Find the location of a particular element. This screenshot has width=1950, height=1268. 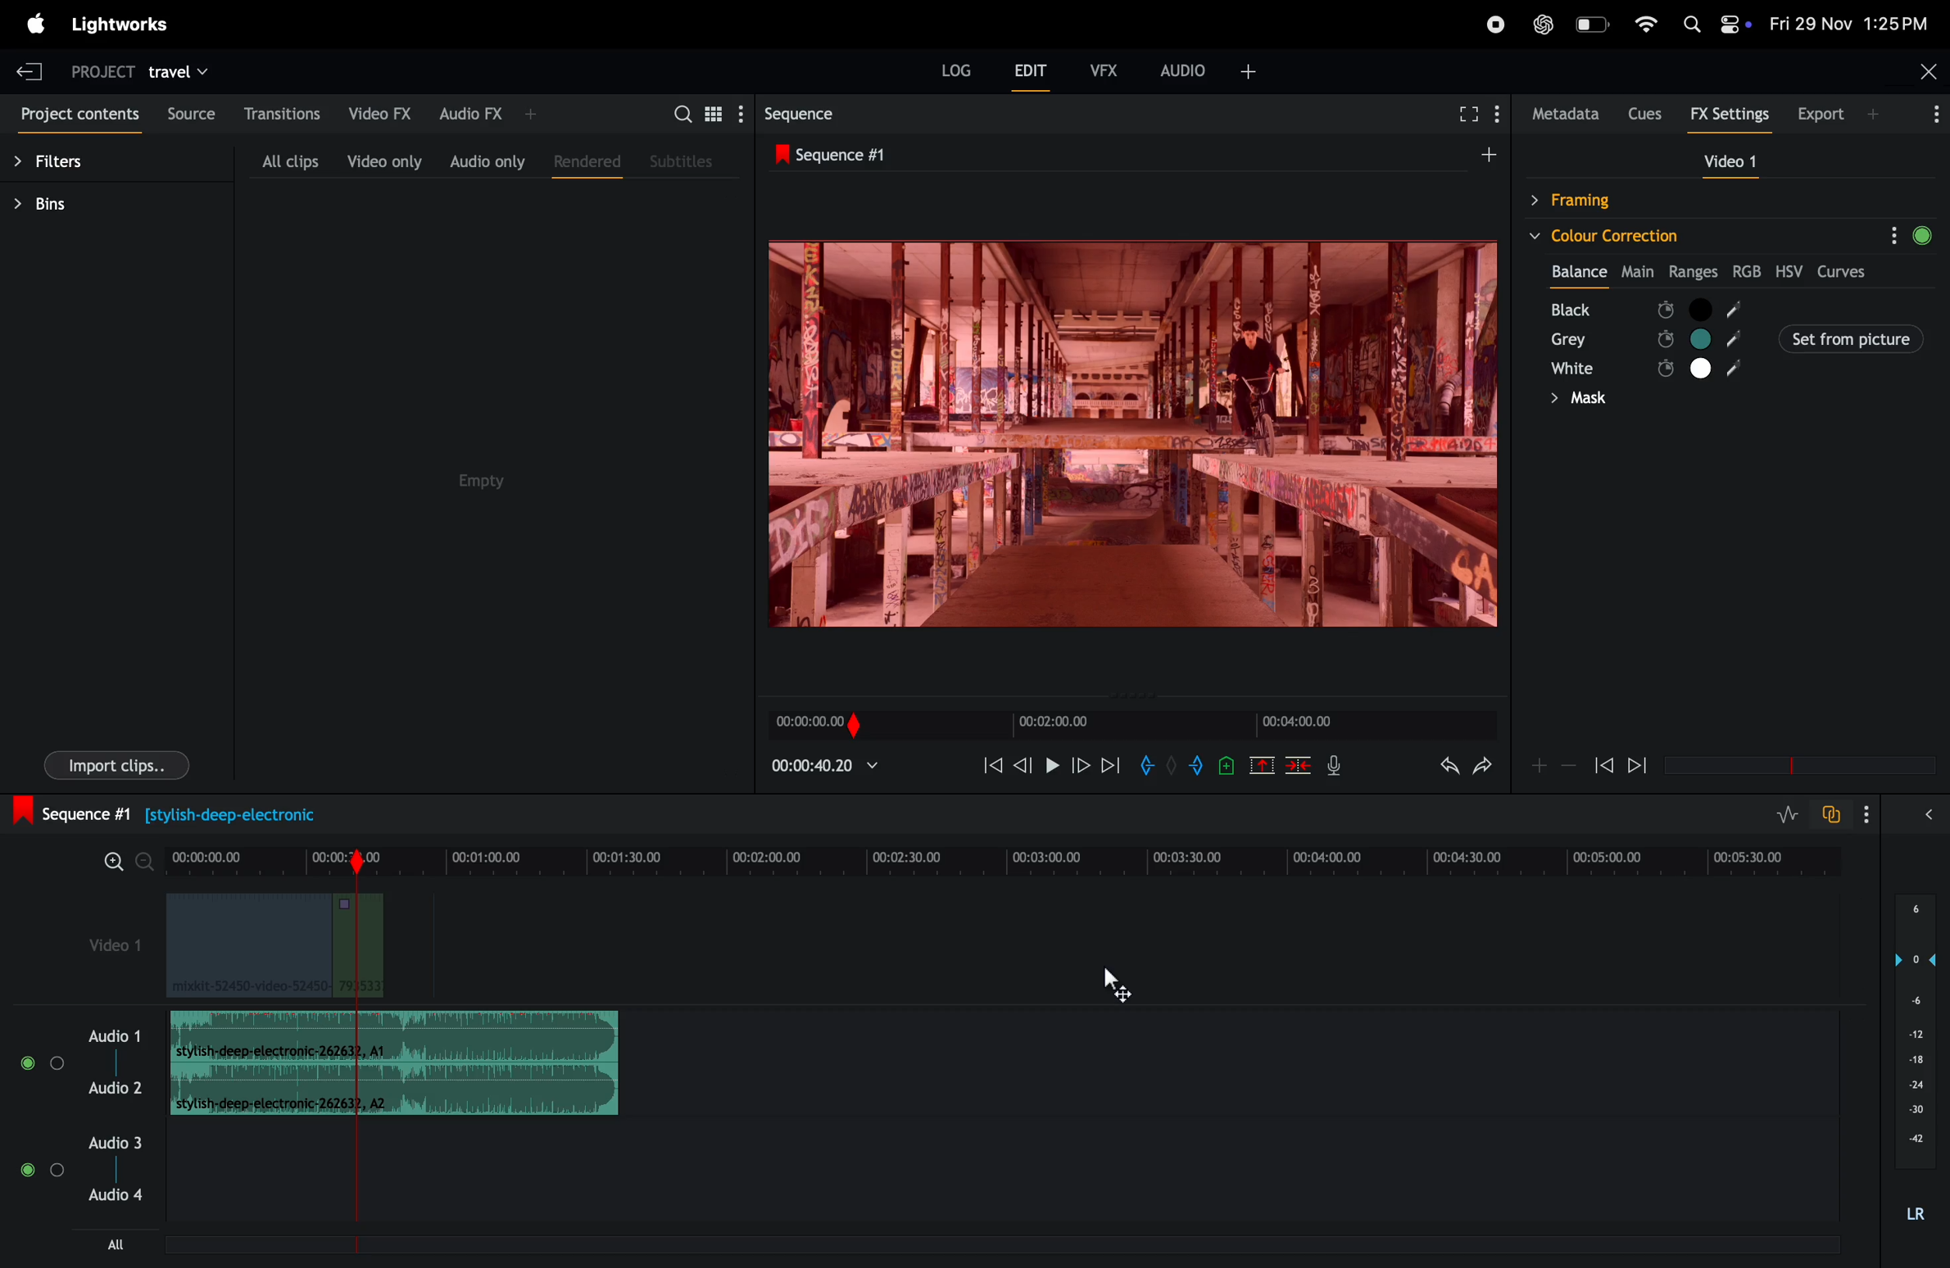

rendered is located at coordinates (587, 163).